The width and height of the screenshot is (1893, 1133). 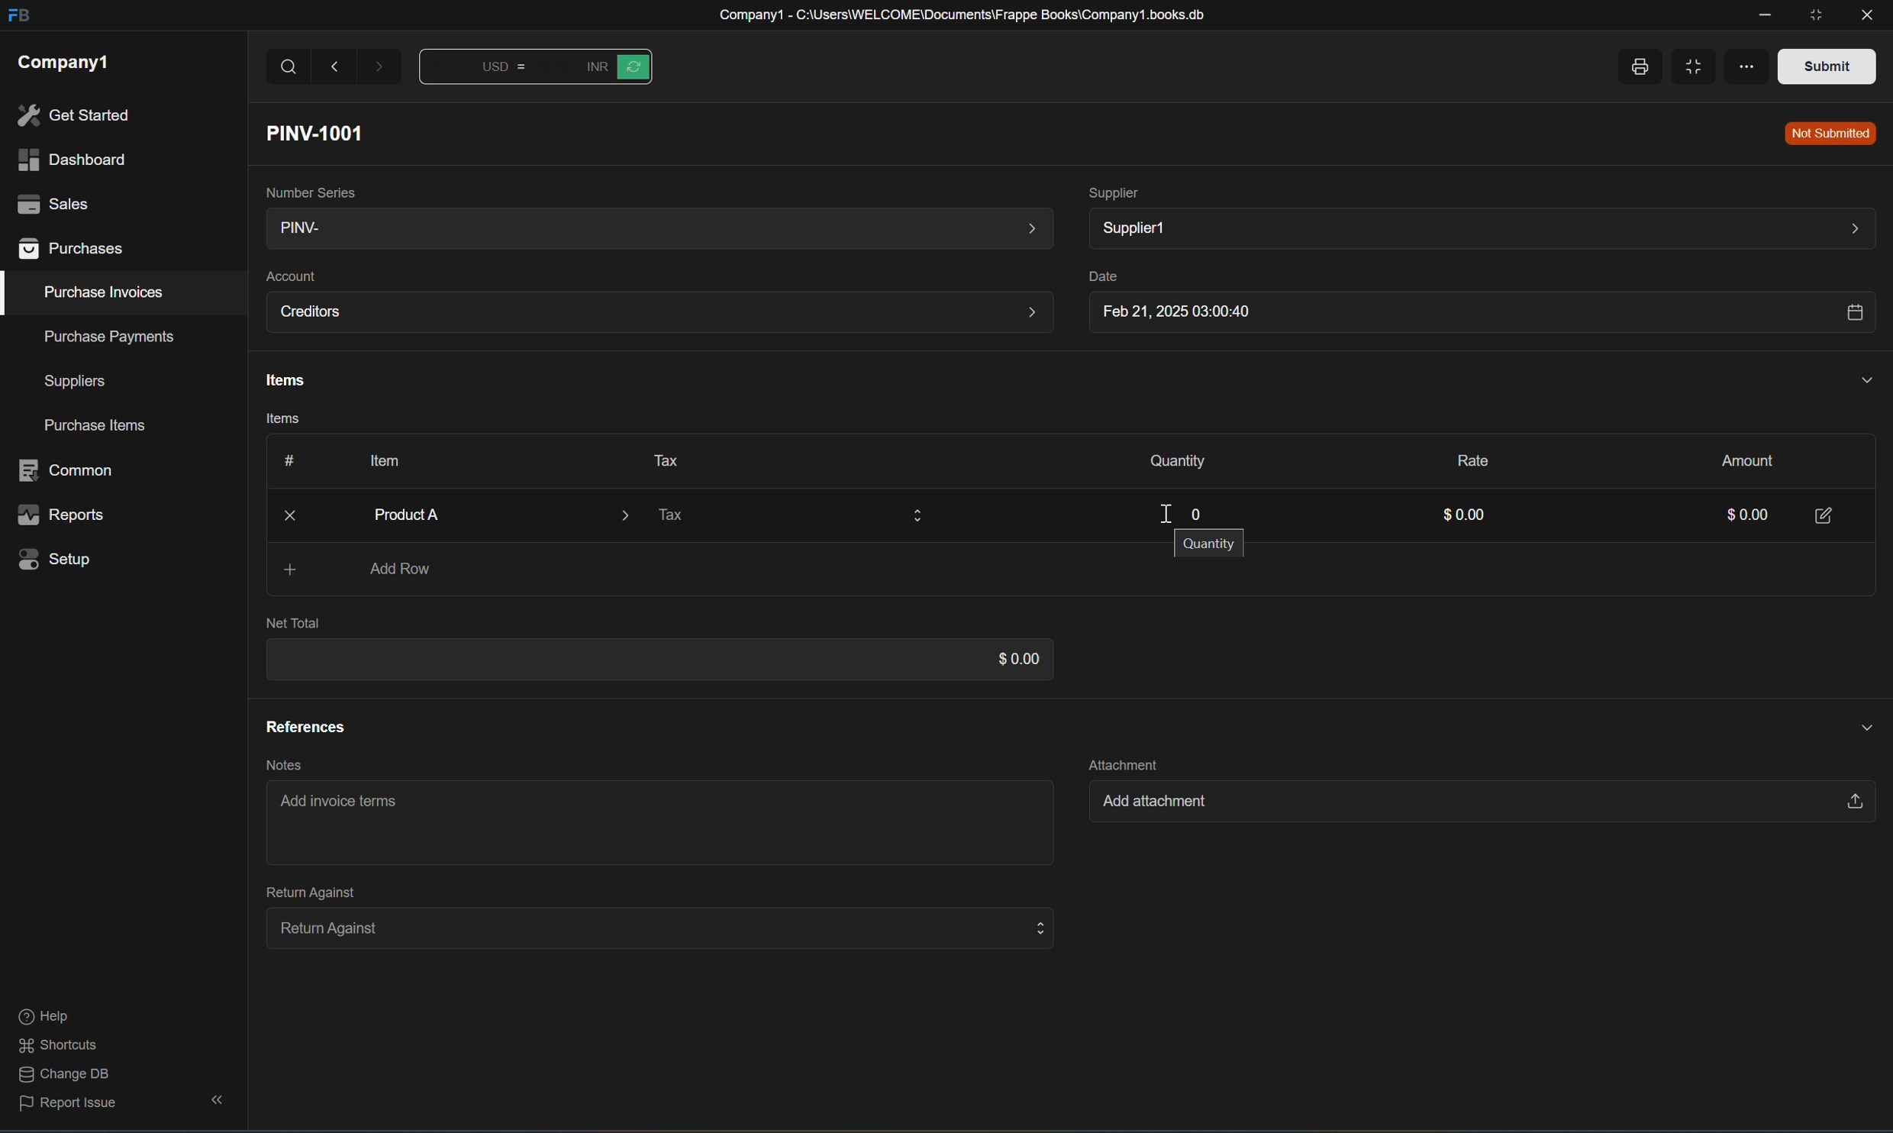 What do you see at coordinates (653, 230) in the screenshot?
I see `PINV-` at bounding box center [653, 230].